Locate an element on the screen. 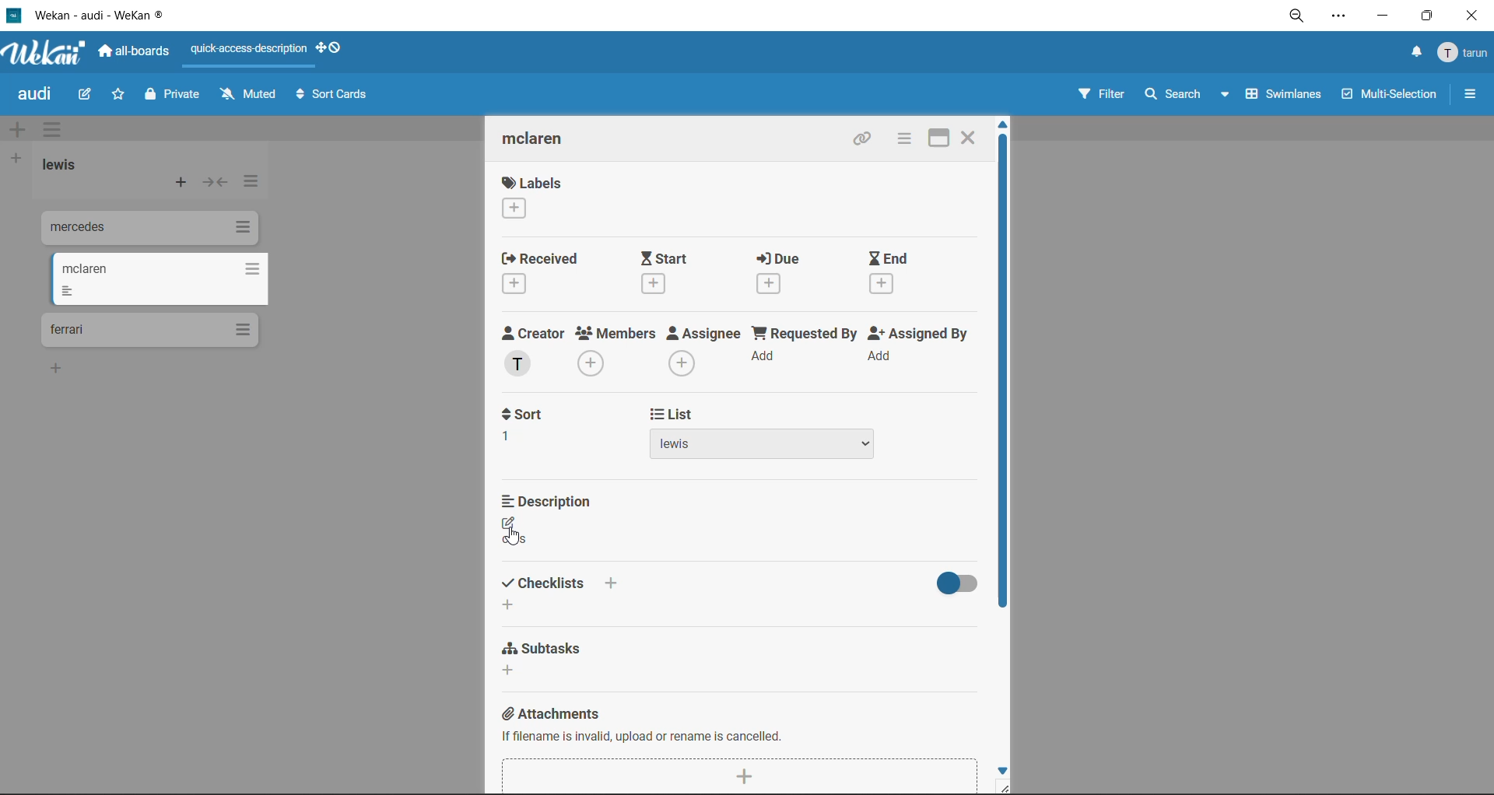  muted is located at coordinates (251, 94).